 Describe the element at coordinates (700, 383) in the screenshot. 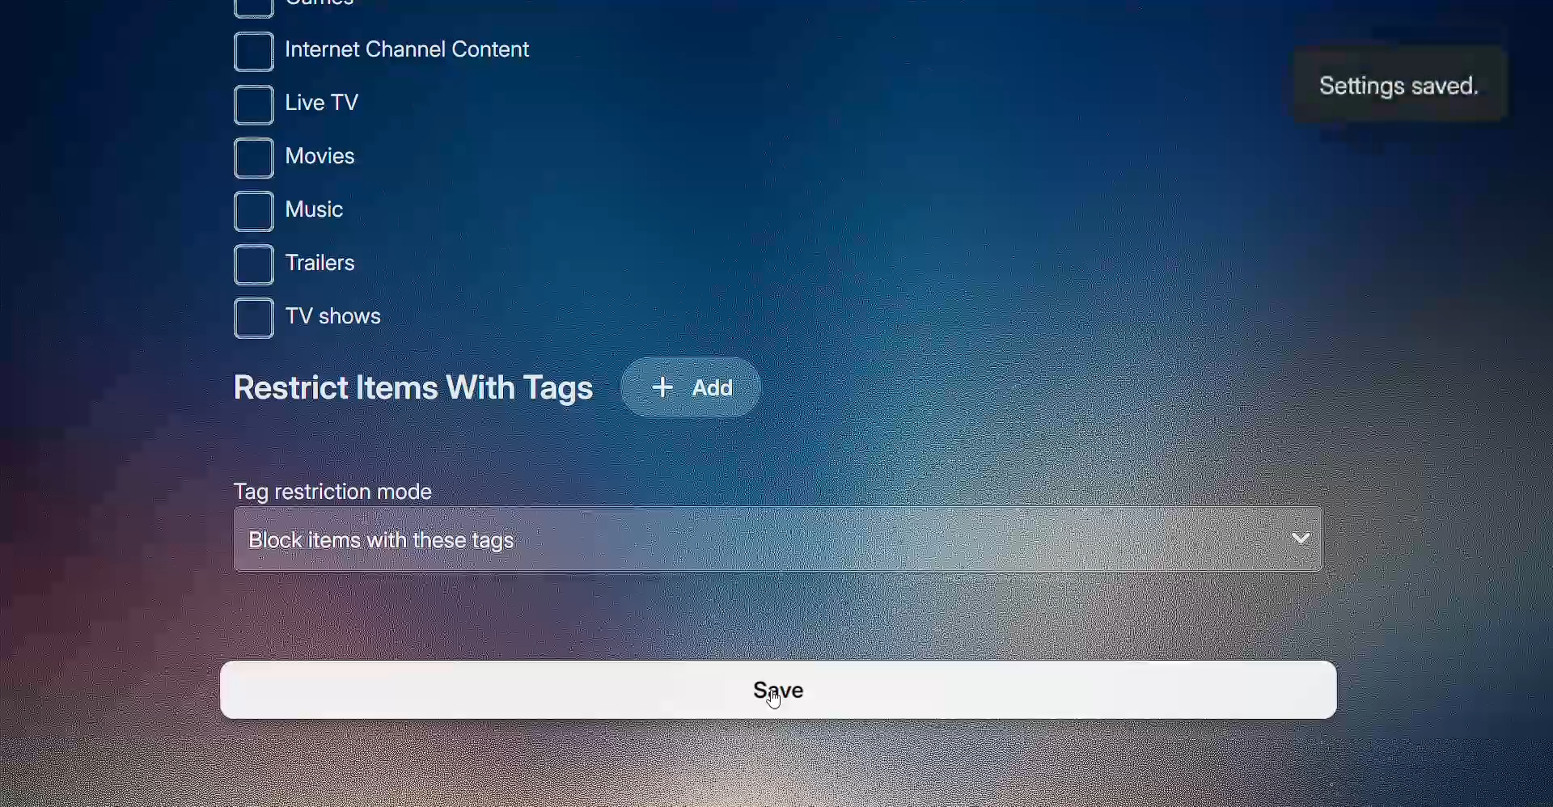

I see `Add` at that location.